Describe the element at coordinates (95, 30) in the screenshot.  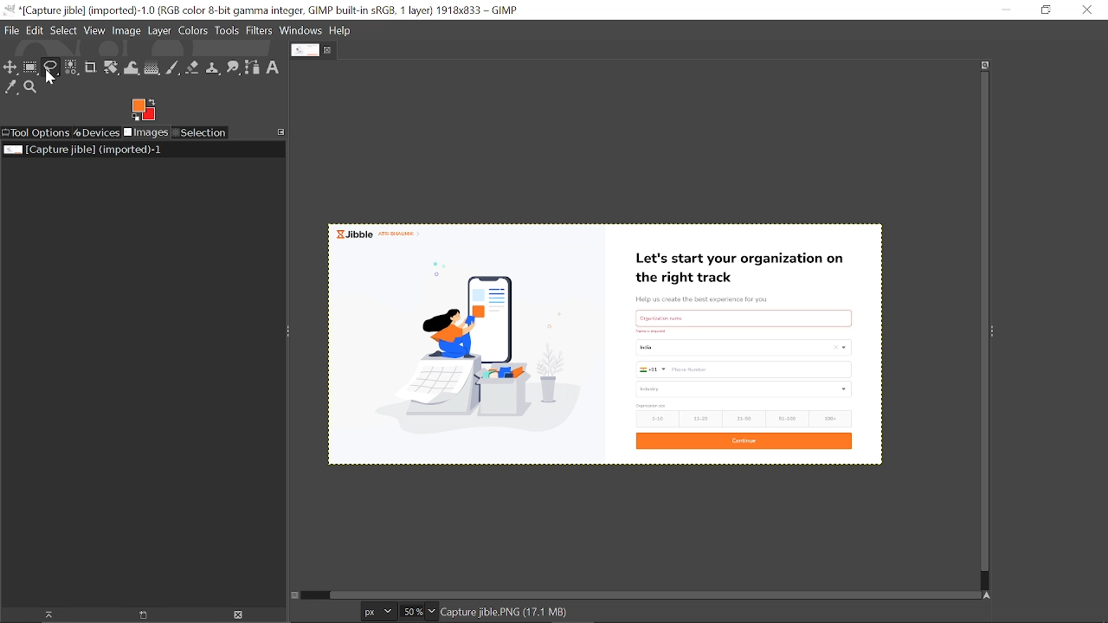
I see `View` at that location.